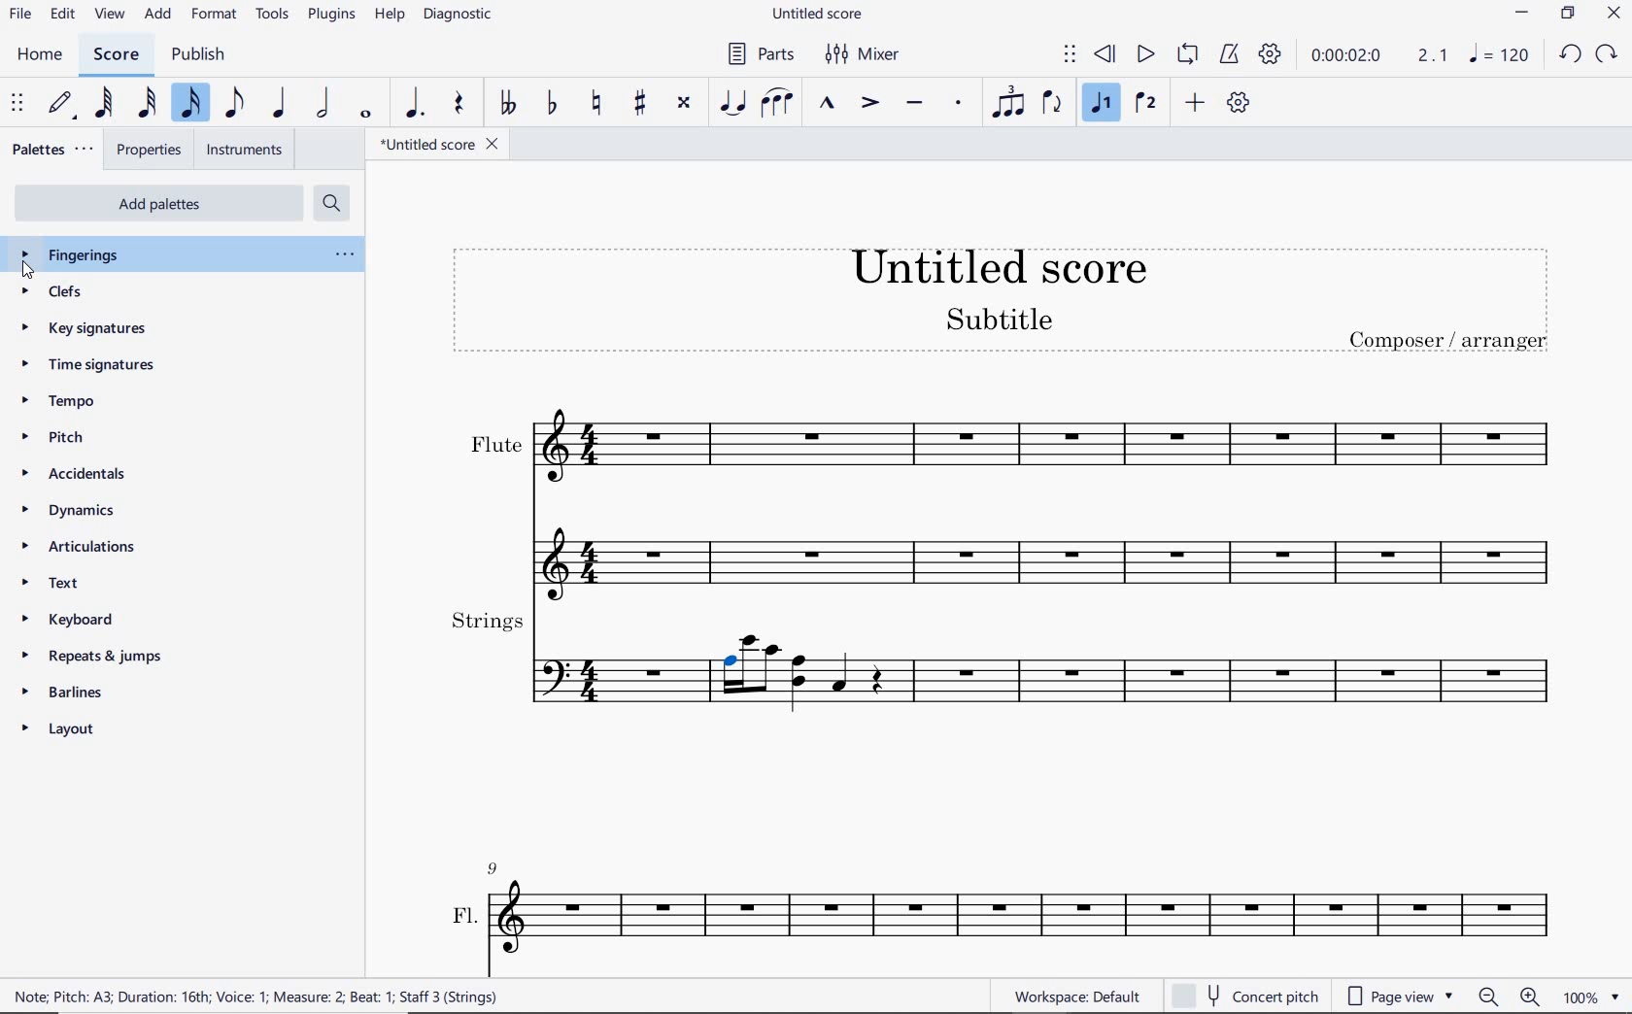  What do you see at coordinates (1272, 55) in the screenshot?
I see `playback settings` at bounding box center [1272, 55].